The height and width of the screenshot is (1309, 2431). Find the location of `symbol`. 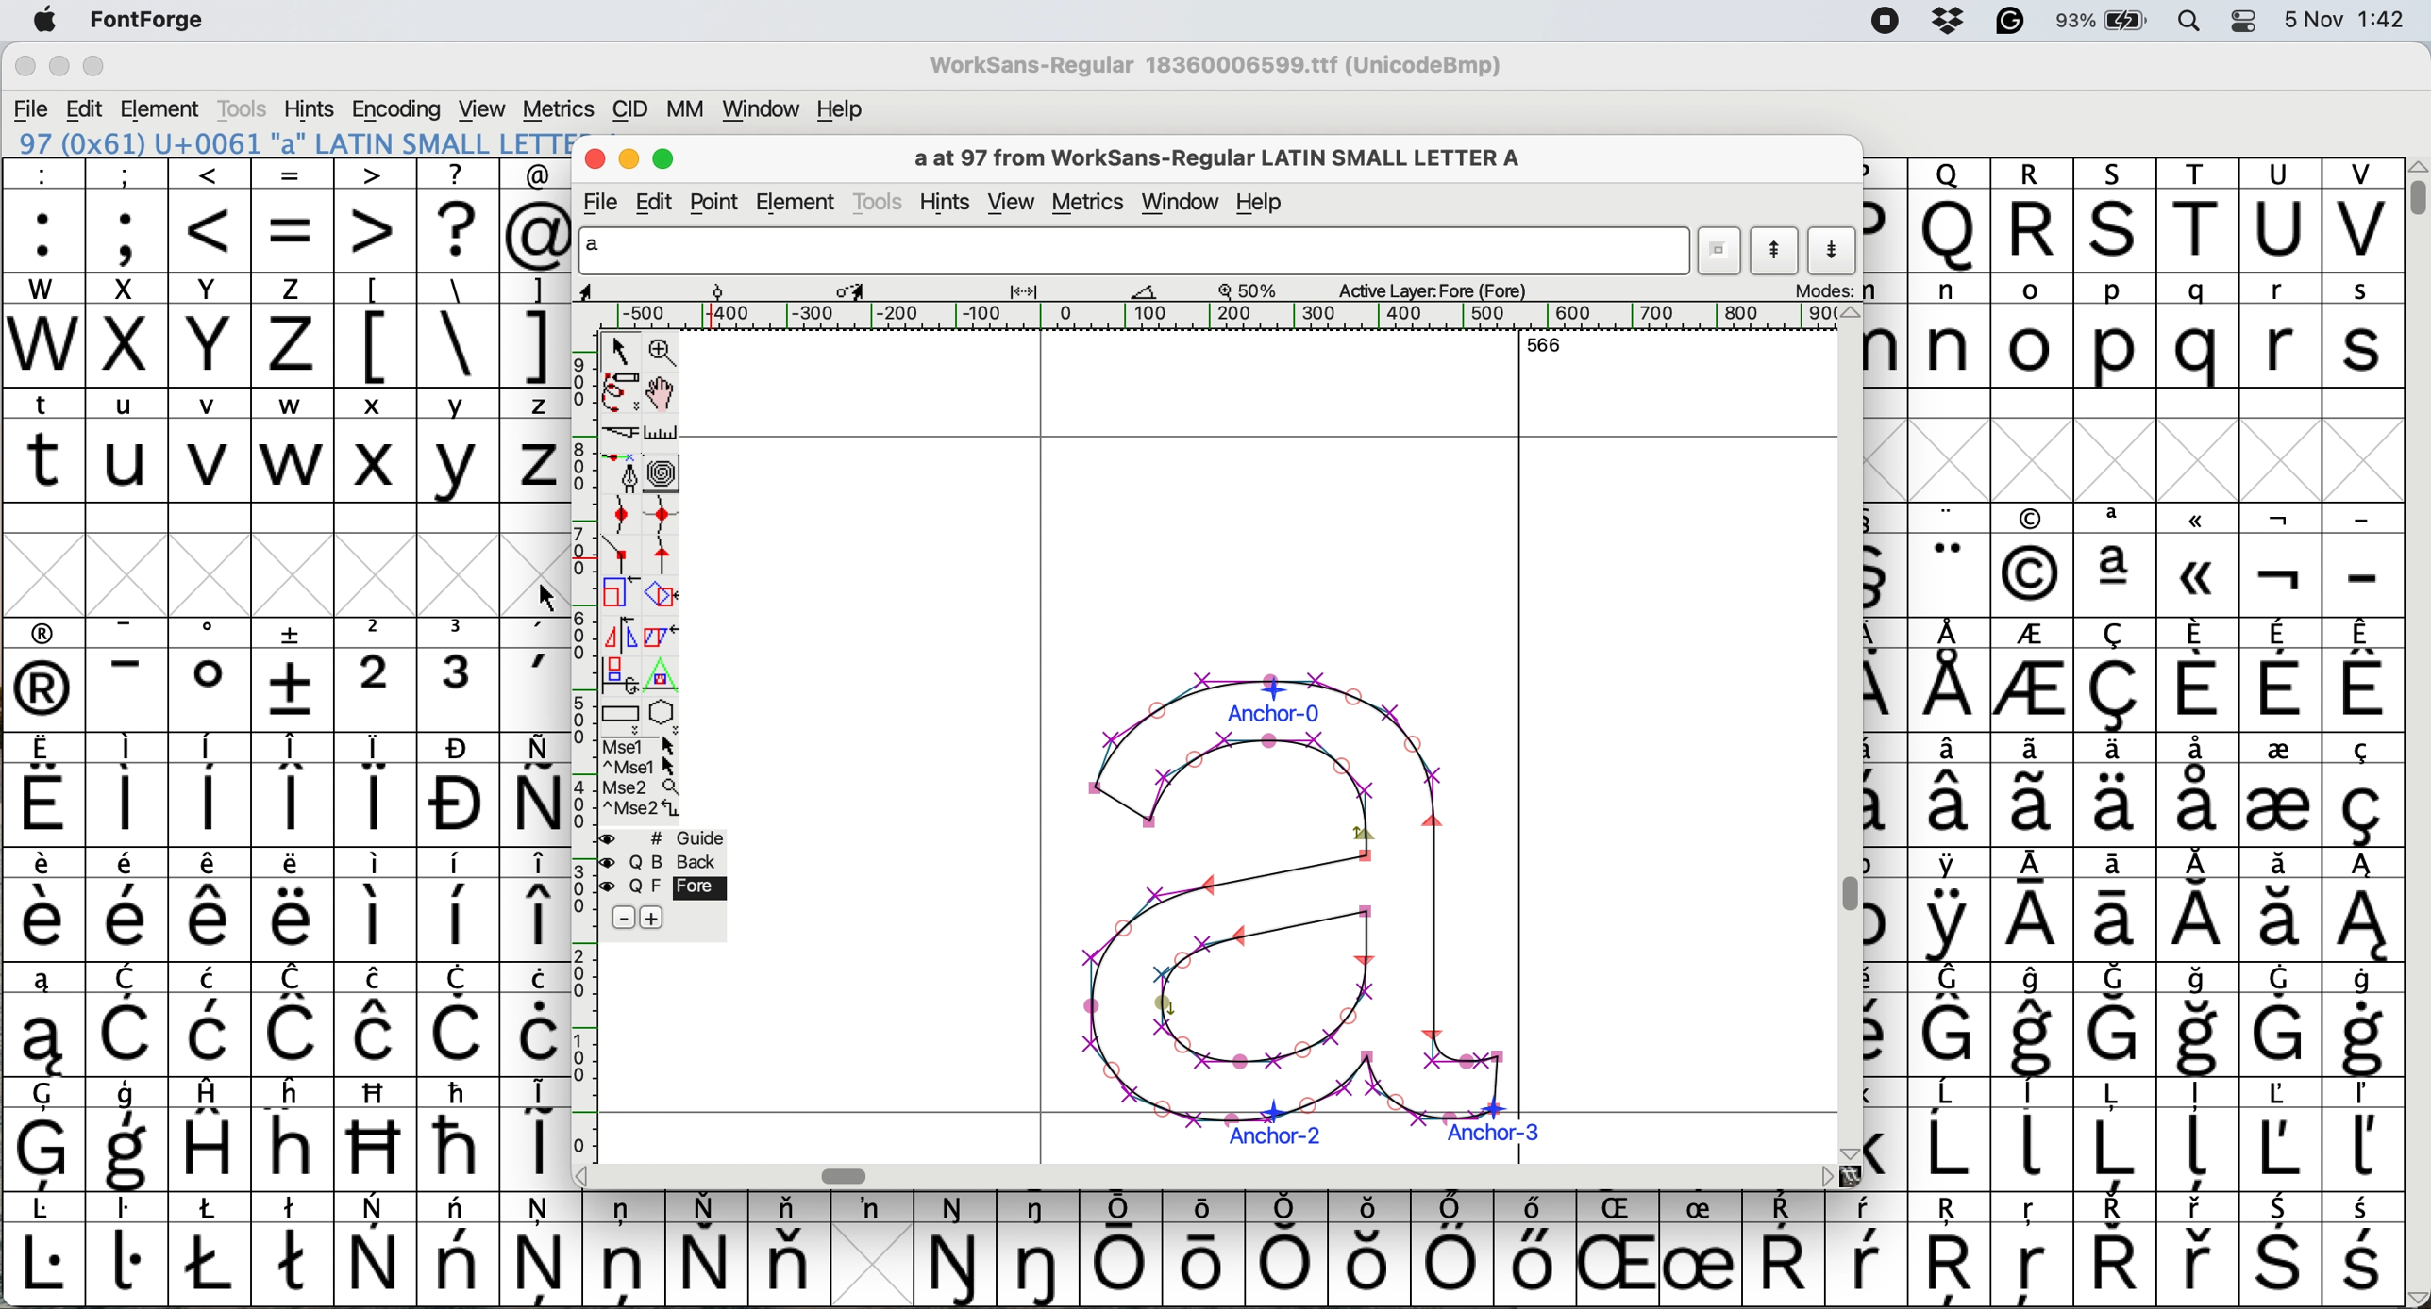

symbol is located at coordinates (215, 1019).